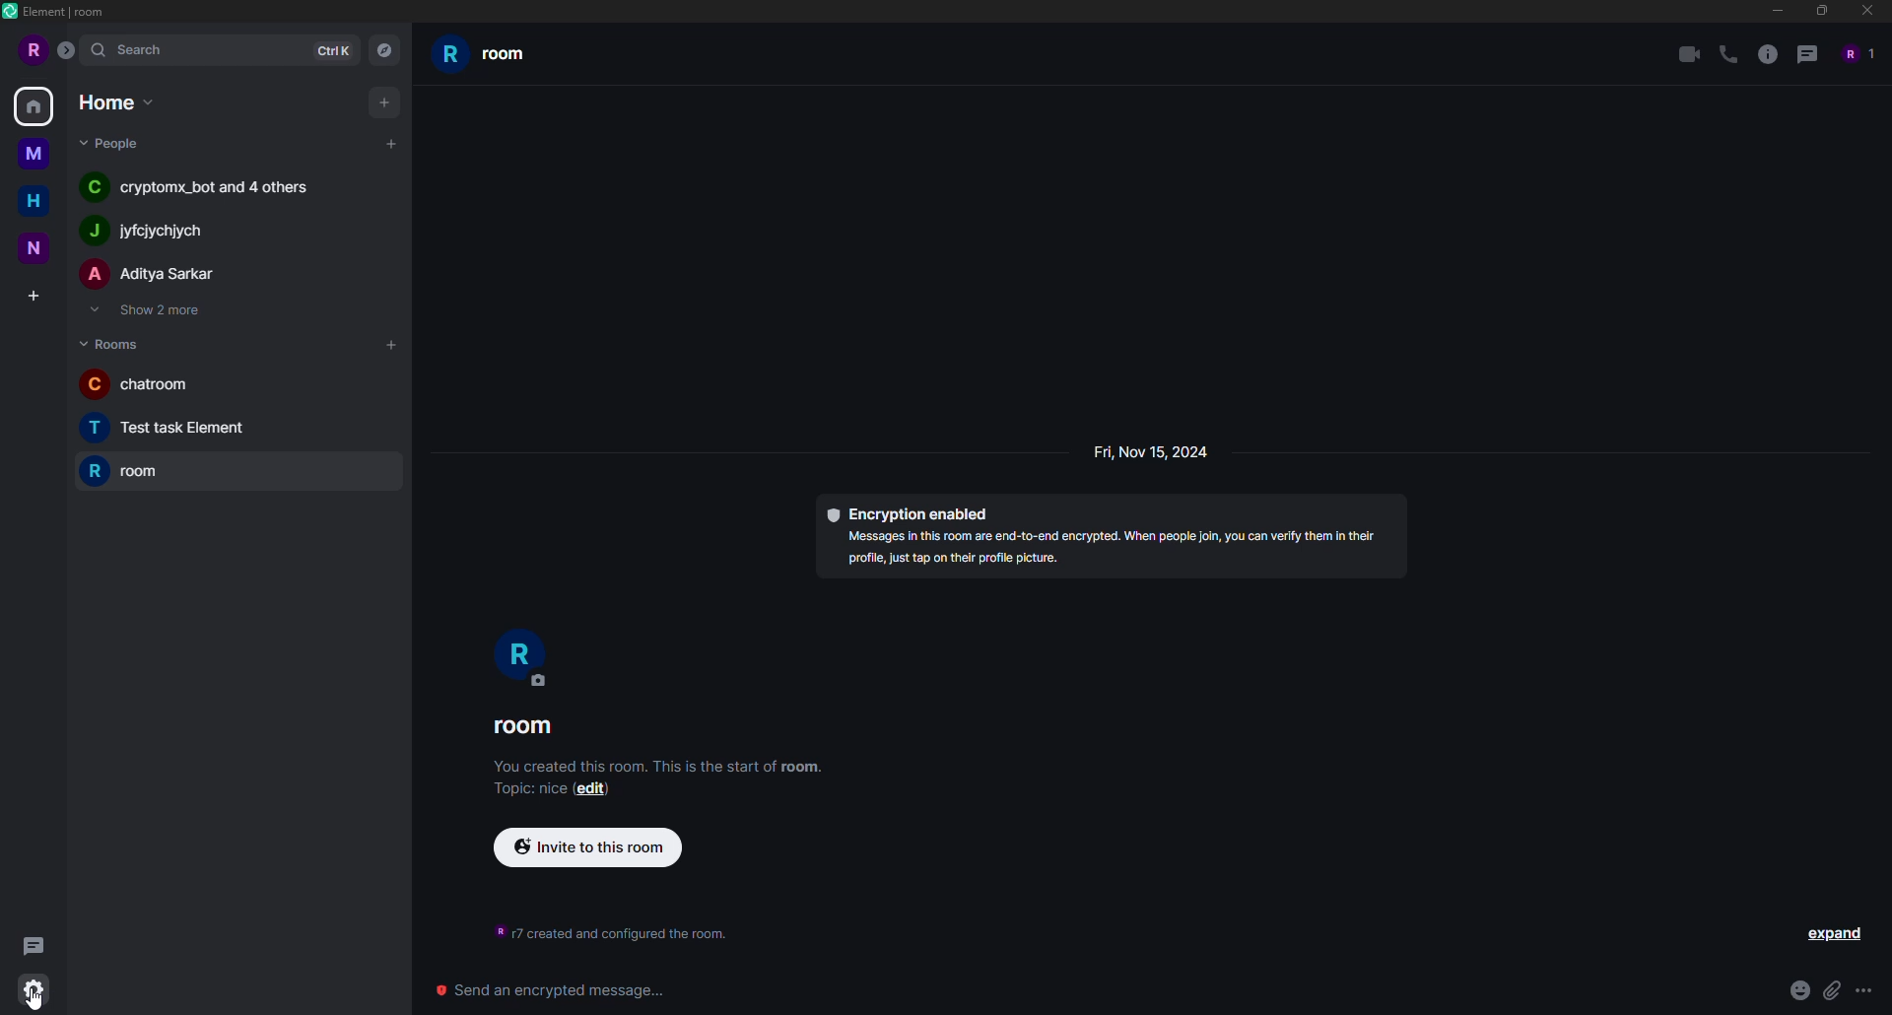  Describe the element at coordinates (128, 473) in the screenshot. I see `r room` at that location.